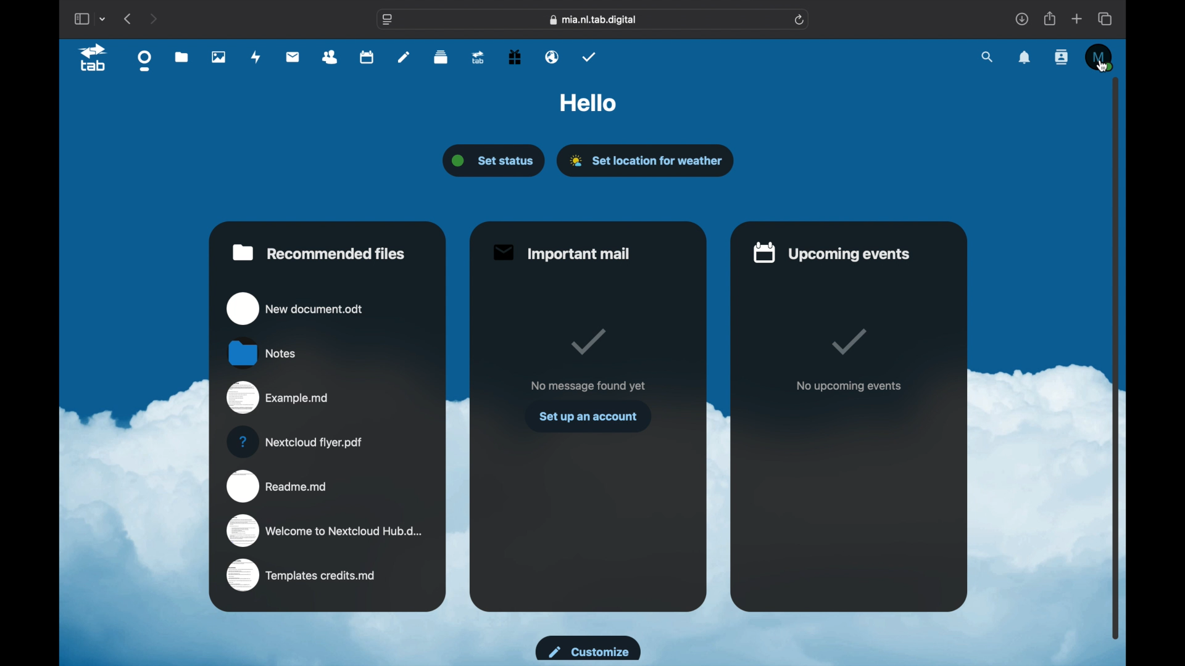  Describe the element at coordinates (81, 18) in the screenshot. I see `show sidebar` at that location.